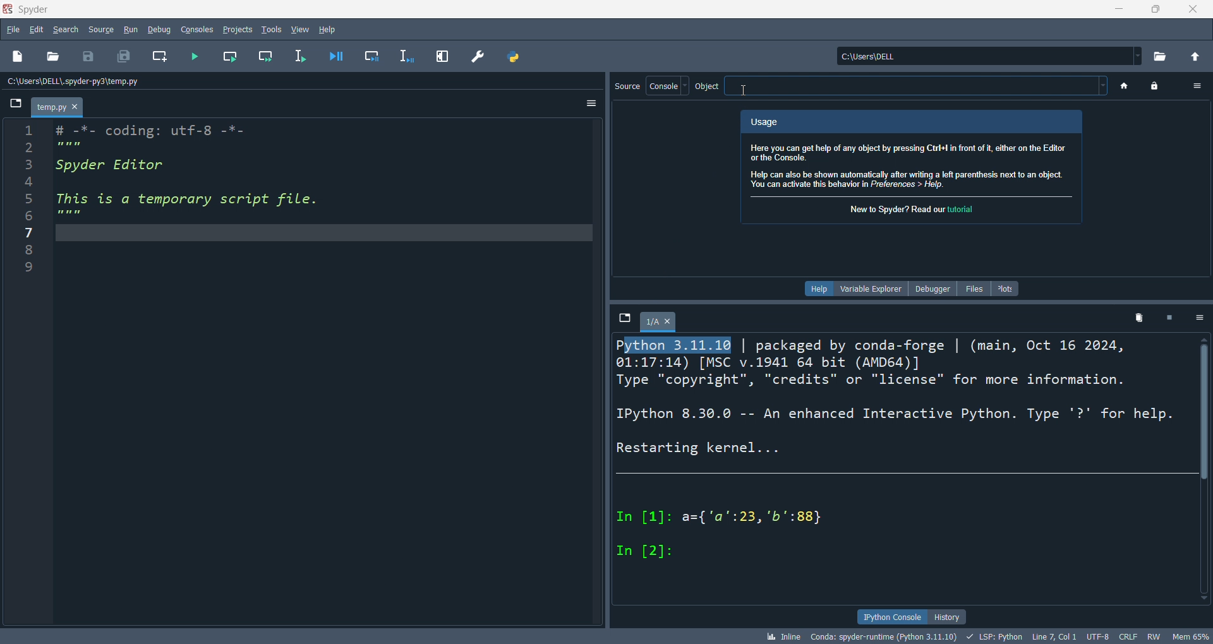 This screenshot has height=644, width=1213. Describe the element at coordinates (404, 55) in the screenshot. I see `debug line` at that location.